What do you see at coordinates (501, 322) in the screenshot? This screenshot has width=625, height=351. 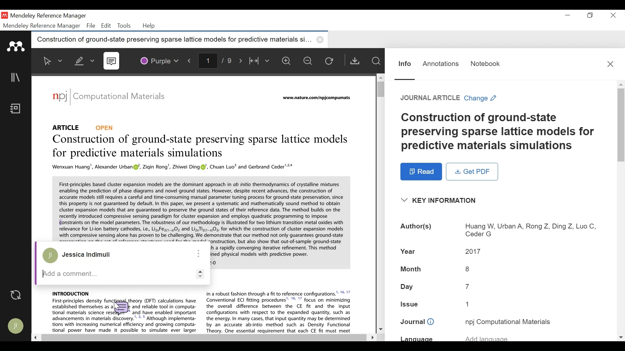 I see `Journal` at bounding box center [501, 322].